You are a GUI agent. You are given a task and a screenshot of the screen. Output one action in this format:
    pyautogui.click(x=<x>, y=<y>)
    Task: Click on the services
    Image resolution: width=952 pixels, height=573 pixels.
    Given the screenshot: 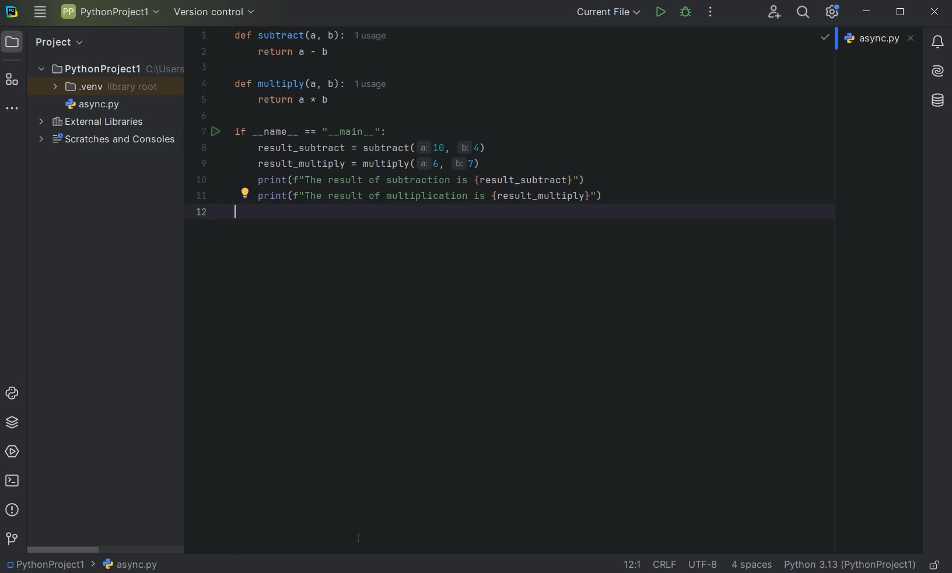 What is the action you would take?
    pyautogui.click(x=13, y=451)
    